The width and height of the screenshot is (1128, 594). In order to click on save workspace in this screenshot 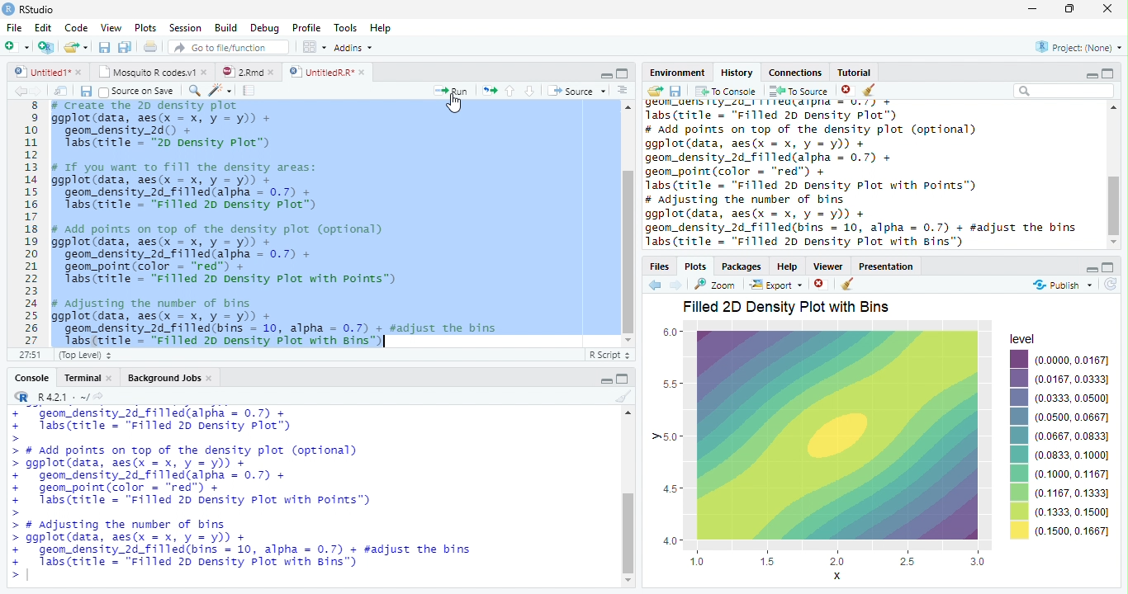, I will do `click(677, 92)`.